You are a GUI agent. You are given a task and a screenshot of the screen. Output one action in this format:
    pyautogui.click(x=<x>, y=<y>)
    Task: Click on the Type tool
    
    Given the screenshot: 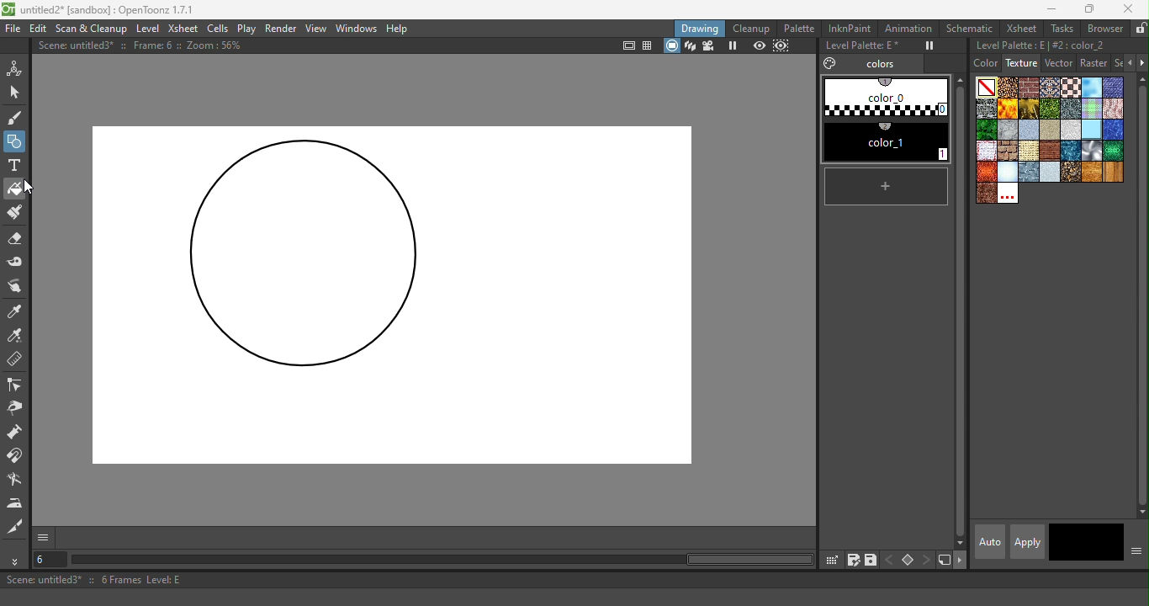 What is the action you would take?
    pyautogui.click(x=19, y=165)
    